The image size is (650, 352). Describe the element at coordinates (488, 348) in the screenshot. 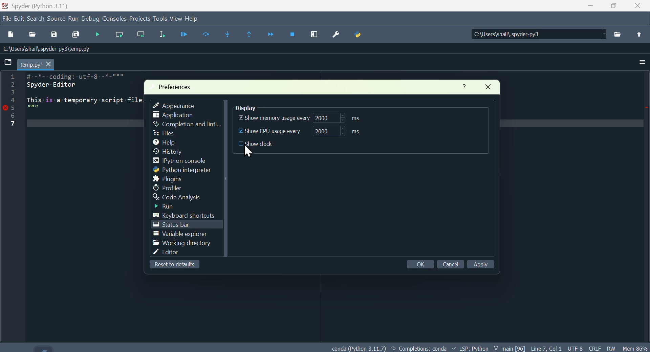

I see `conda (Pvthon 3.11.7) < Completions: conda + LSP: Pvthon ¥ main [961 Line7 Coll UTF-8 CRLF RW Ms` at that location.